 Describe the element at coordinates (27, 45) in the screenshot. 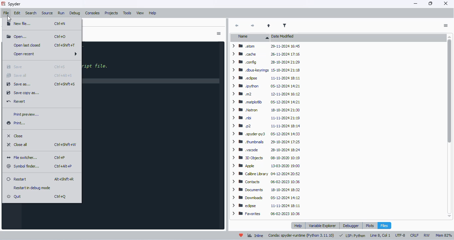

I see `open last closed` at that location.